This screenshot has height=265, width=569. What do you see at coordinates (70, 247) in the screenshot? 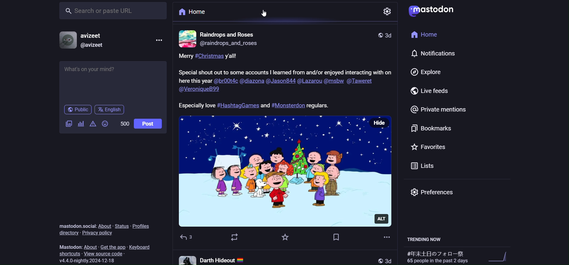
I see `mastodon` at bounding box center [70, 247].